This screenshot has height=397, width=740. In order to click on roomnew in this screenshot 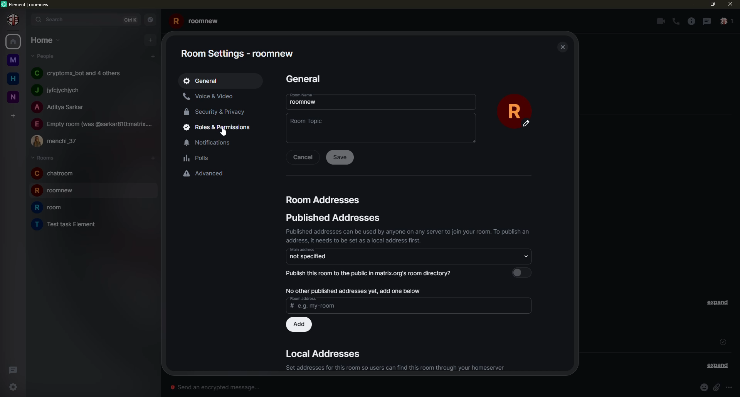, I will do `click(197, 20)`.